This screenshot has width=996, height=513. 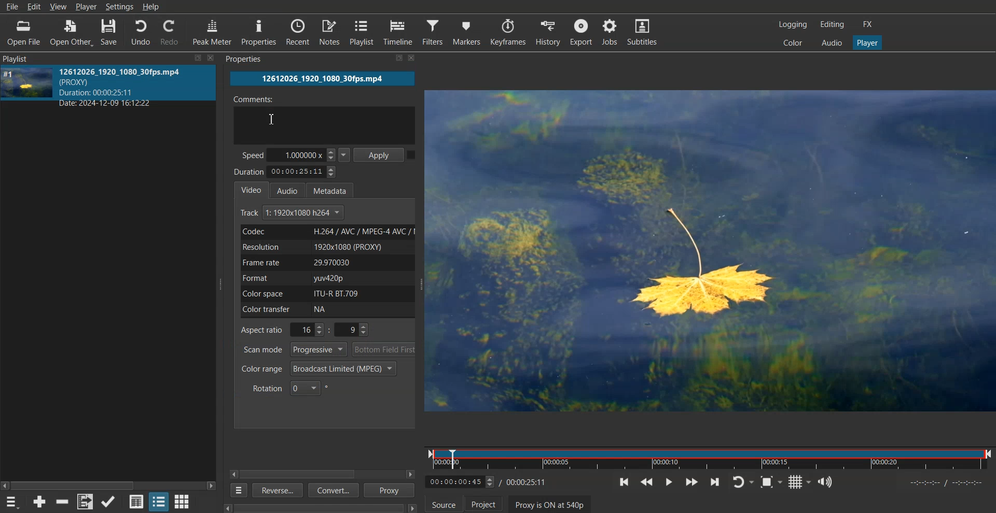 I want to click on Player one, so click(x=866, y=41).